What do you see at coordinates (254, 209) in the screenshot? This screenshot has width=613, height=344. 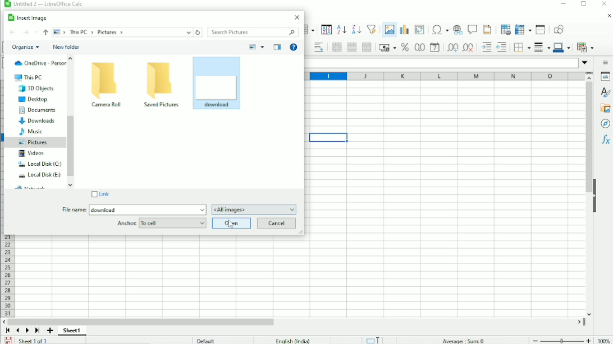 I see `All images` at bounding box center [254, 209].